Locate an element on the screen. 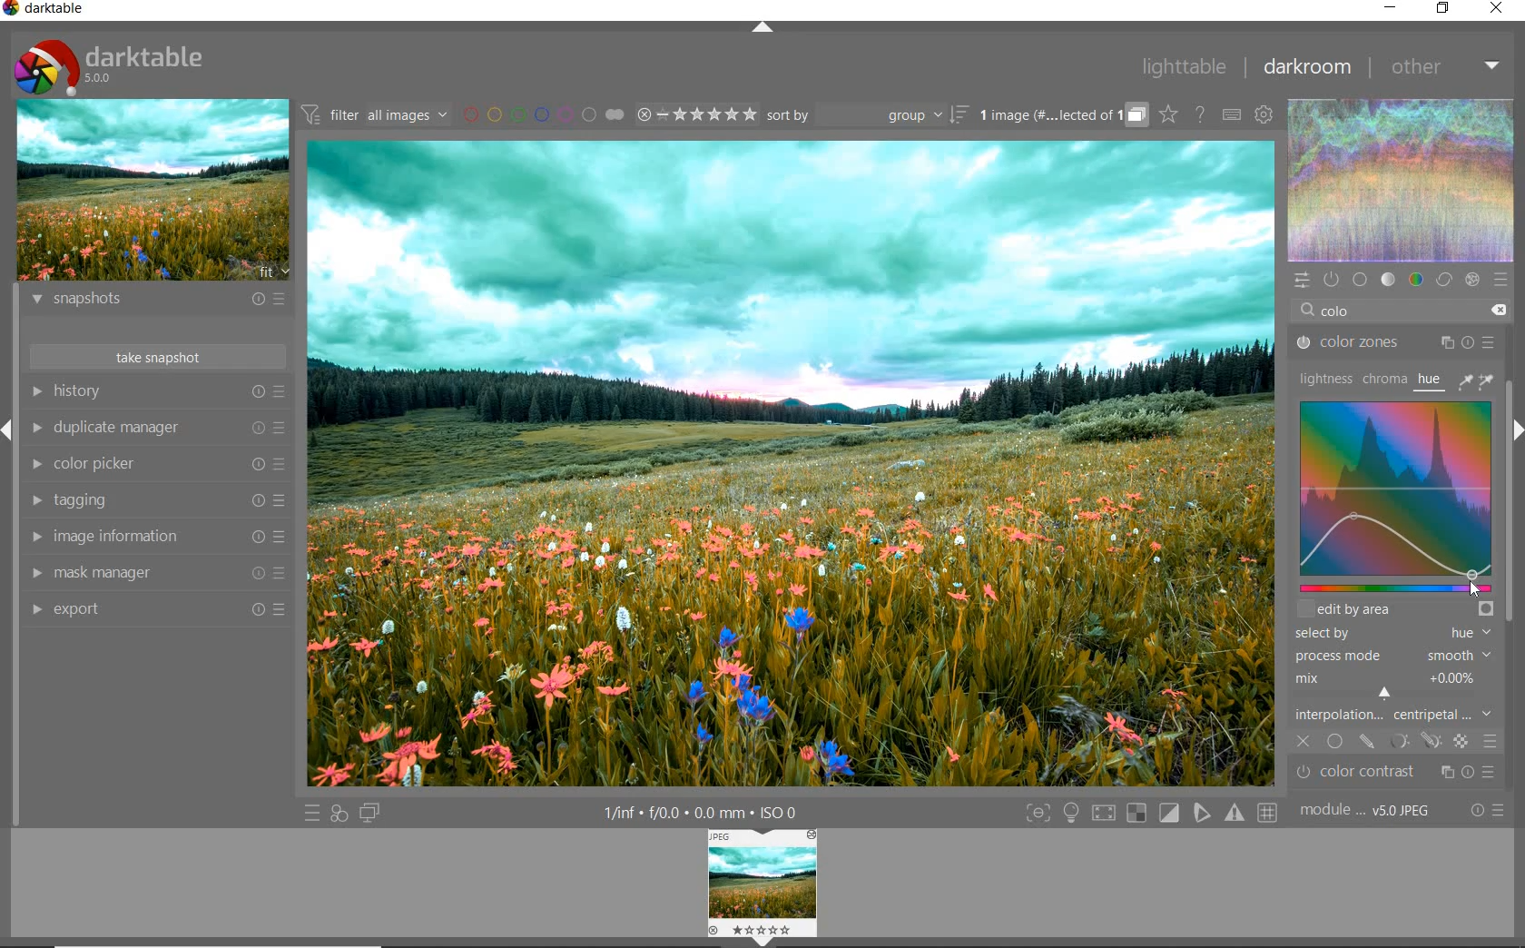  mask options is located at coordinates (1414, 742).